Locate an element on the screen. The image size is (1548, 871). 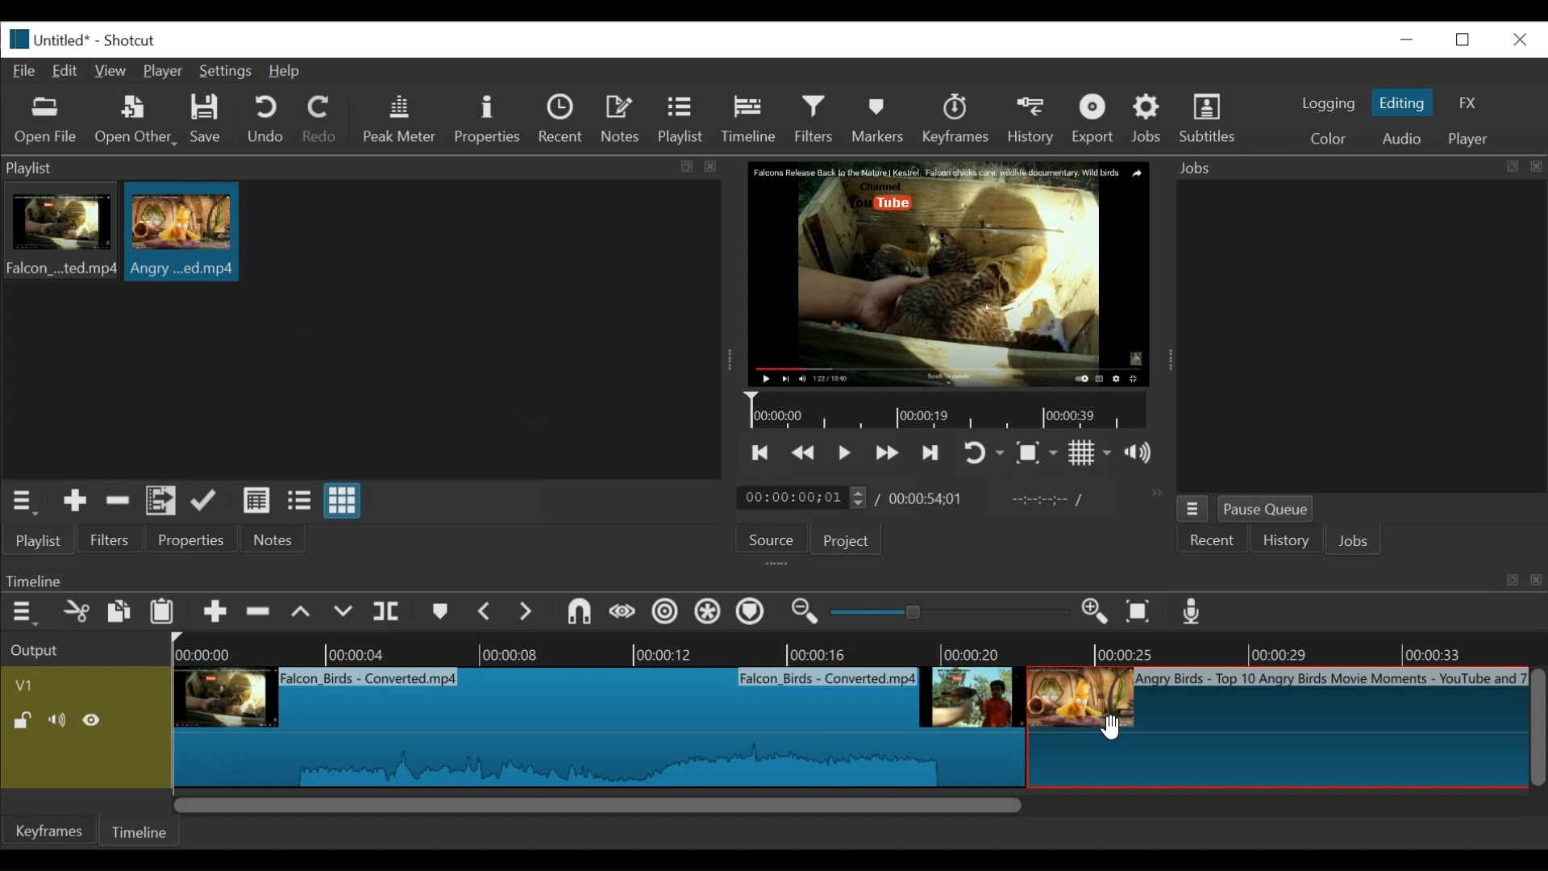
Timeline menu is located at coordinates (27, 613).